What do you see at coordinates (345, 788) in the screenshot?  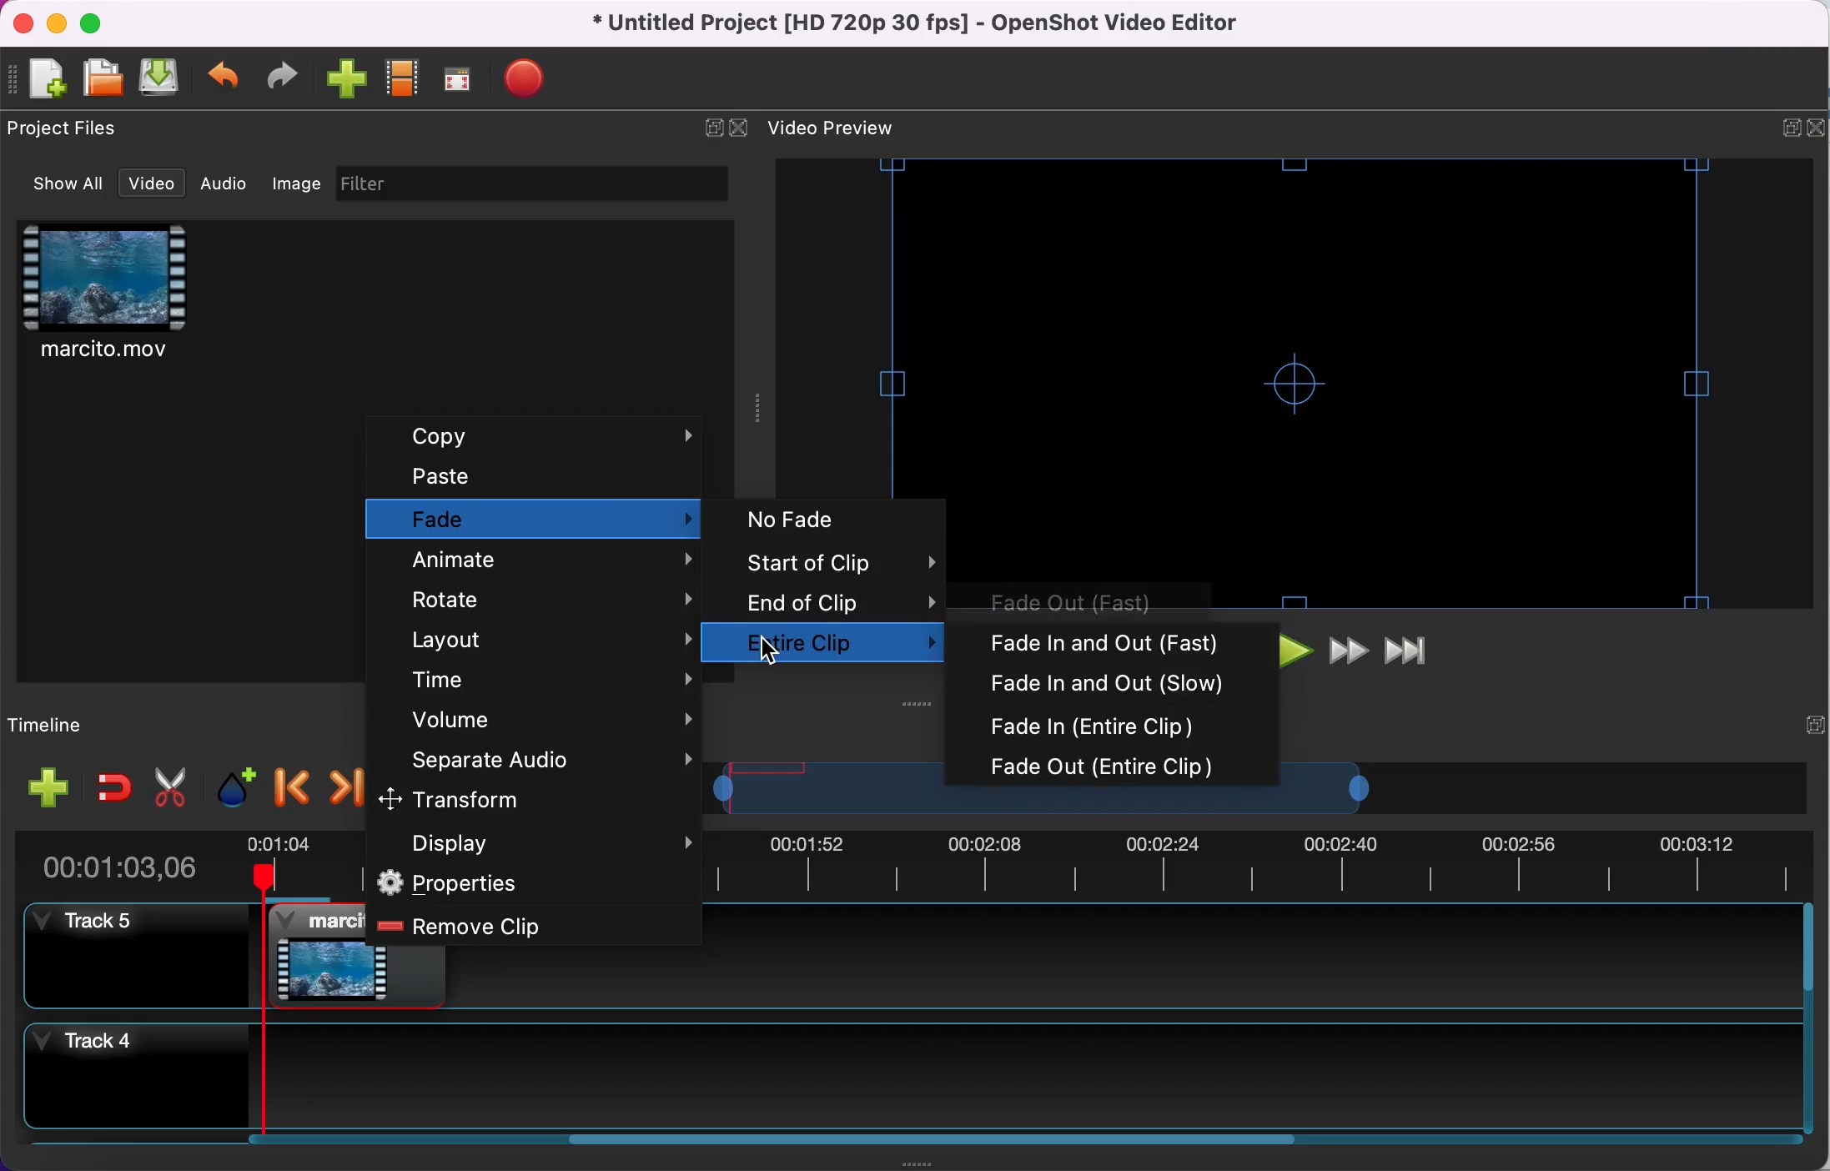 I see `next marker` at bounding box center [345, 788].